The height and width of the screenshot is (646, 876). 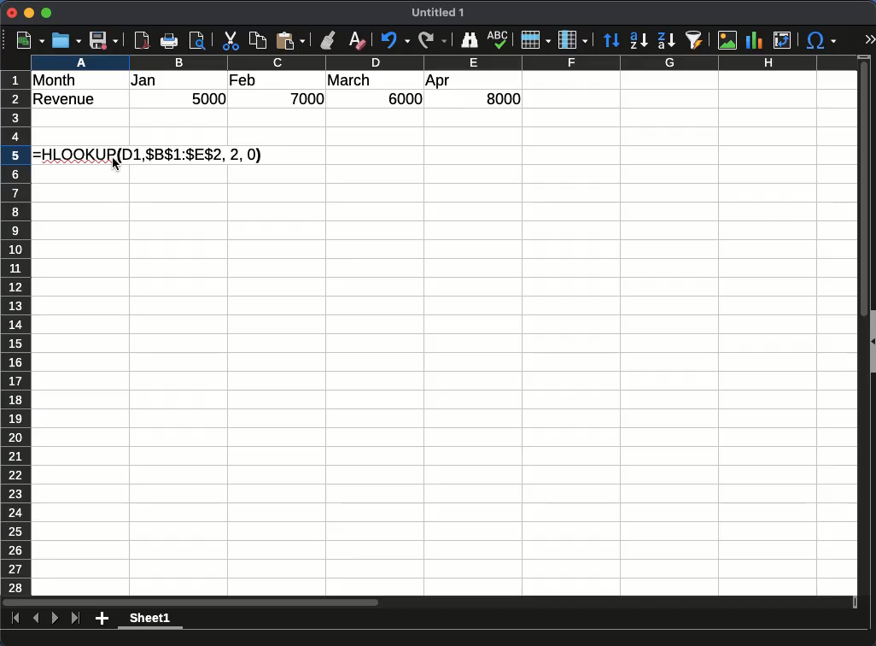 What do you see at coordinates (29, 13) in the screenshot?
I see `minimize` at bounding box center [29, 13].